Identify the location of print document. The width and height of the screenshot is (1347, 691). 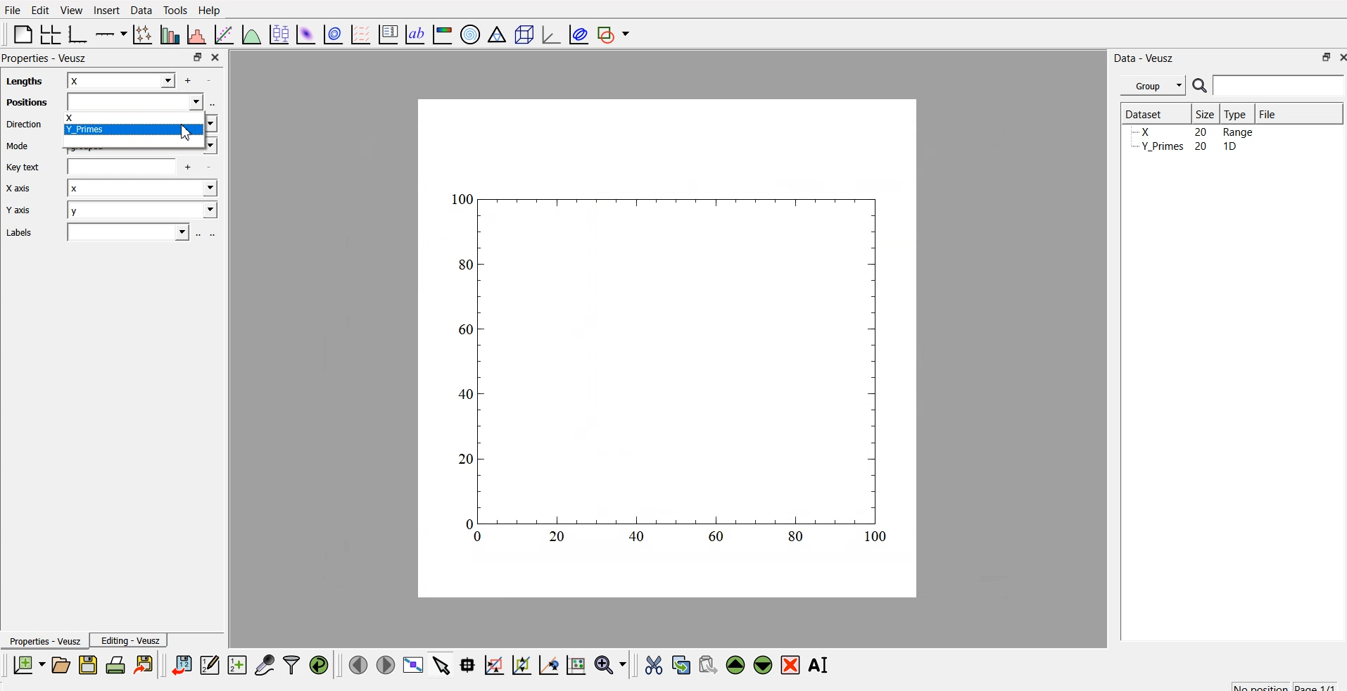
(117, 666).